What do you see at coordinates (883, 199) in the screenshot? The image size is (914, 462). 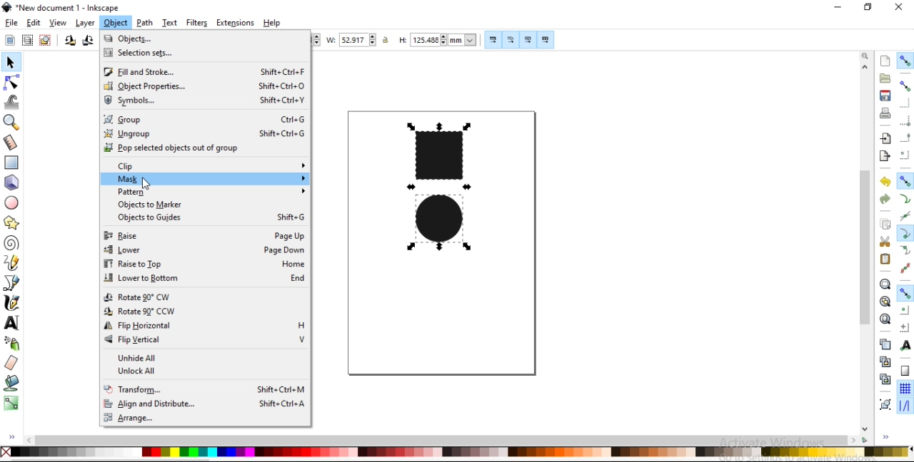 I see `redo` at bounding box center [883, 199].